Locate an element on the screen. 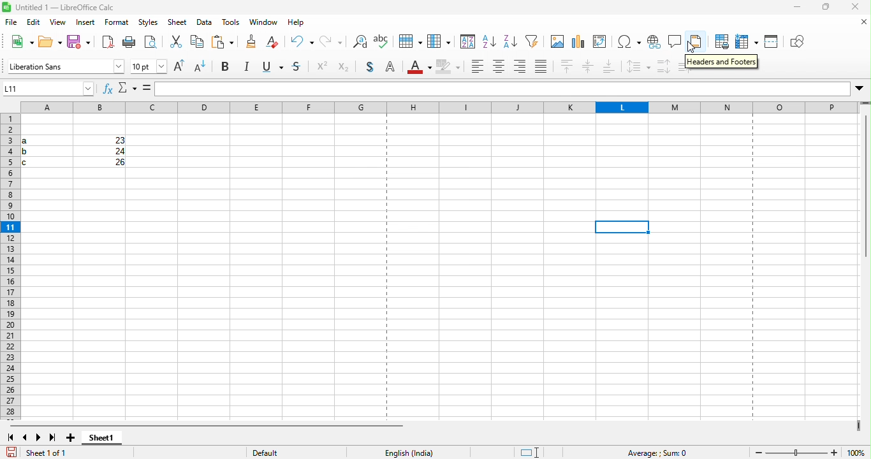 The image size is (871, 459). styles is located at coordinates (145, 25).